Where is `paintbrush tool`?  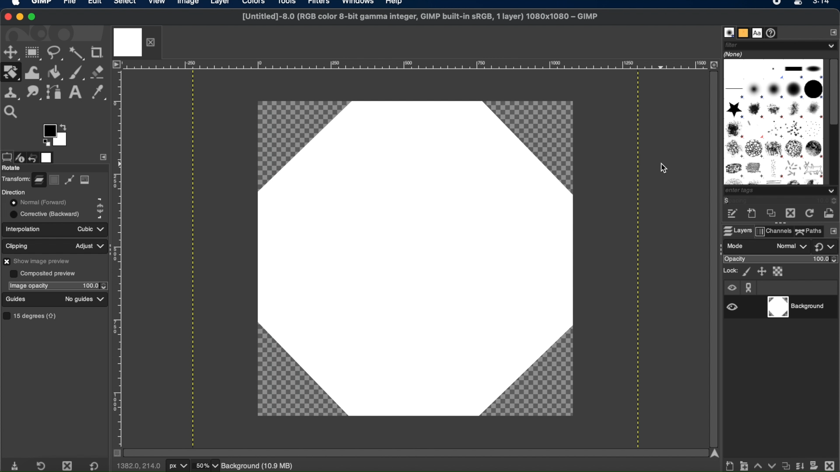 paintbrush tool is located at coordinates (77, 72).